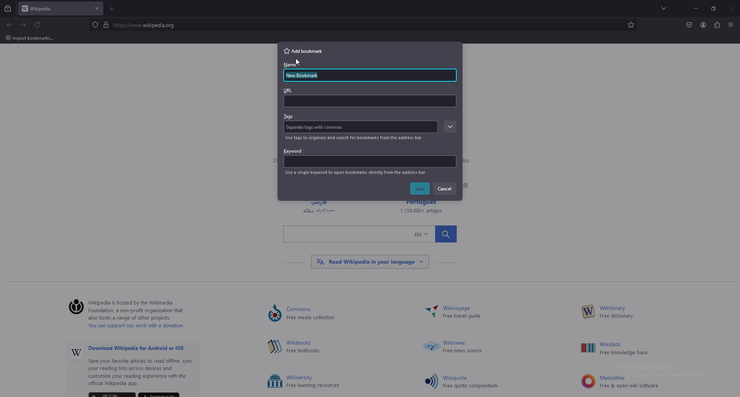 Image resolution: width=740 pixels, height=397 pixels. What do you see at coordinates (274, 346) in the screenshot?
I see `` at bounding box center [274, 346].